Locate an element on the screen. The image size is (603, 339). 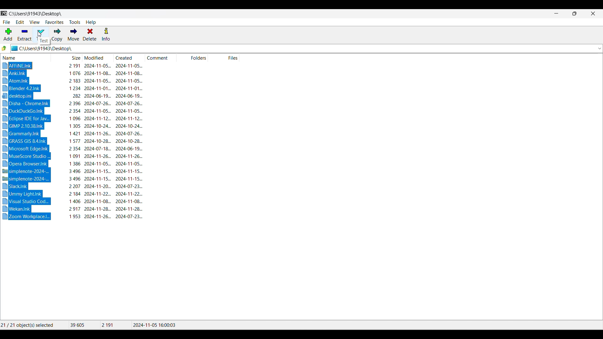
Folder creation date is located at coordinates (154, 325).